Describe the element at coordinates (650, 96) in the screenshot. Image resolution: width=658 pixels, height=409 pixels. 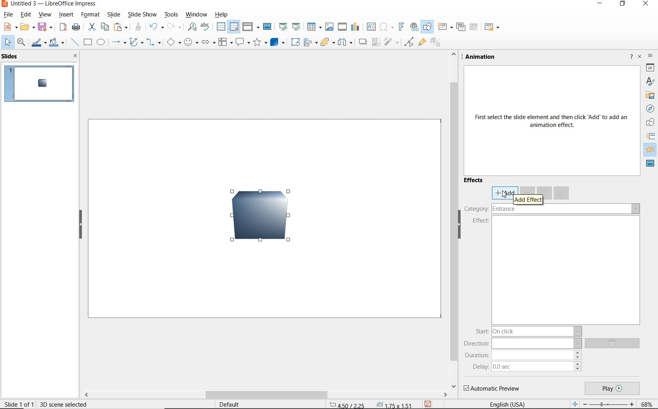
I see `GALLERY` at that location.